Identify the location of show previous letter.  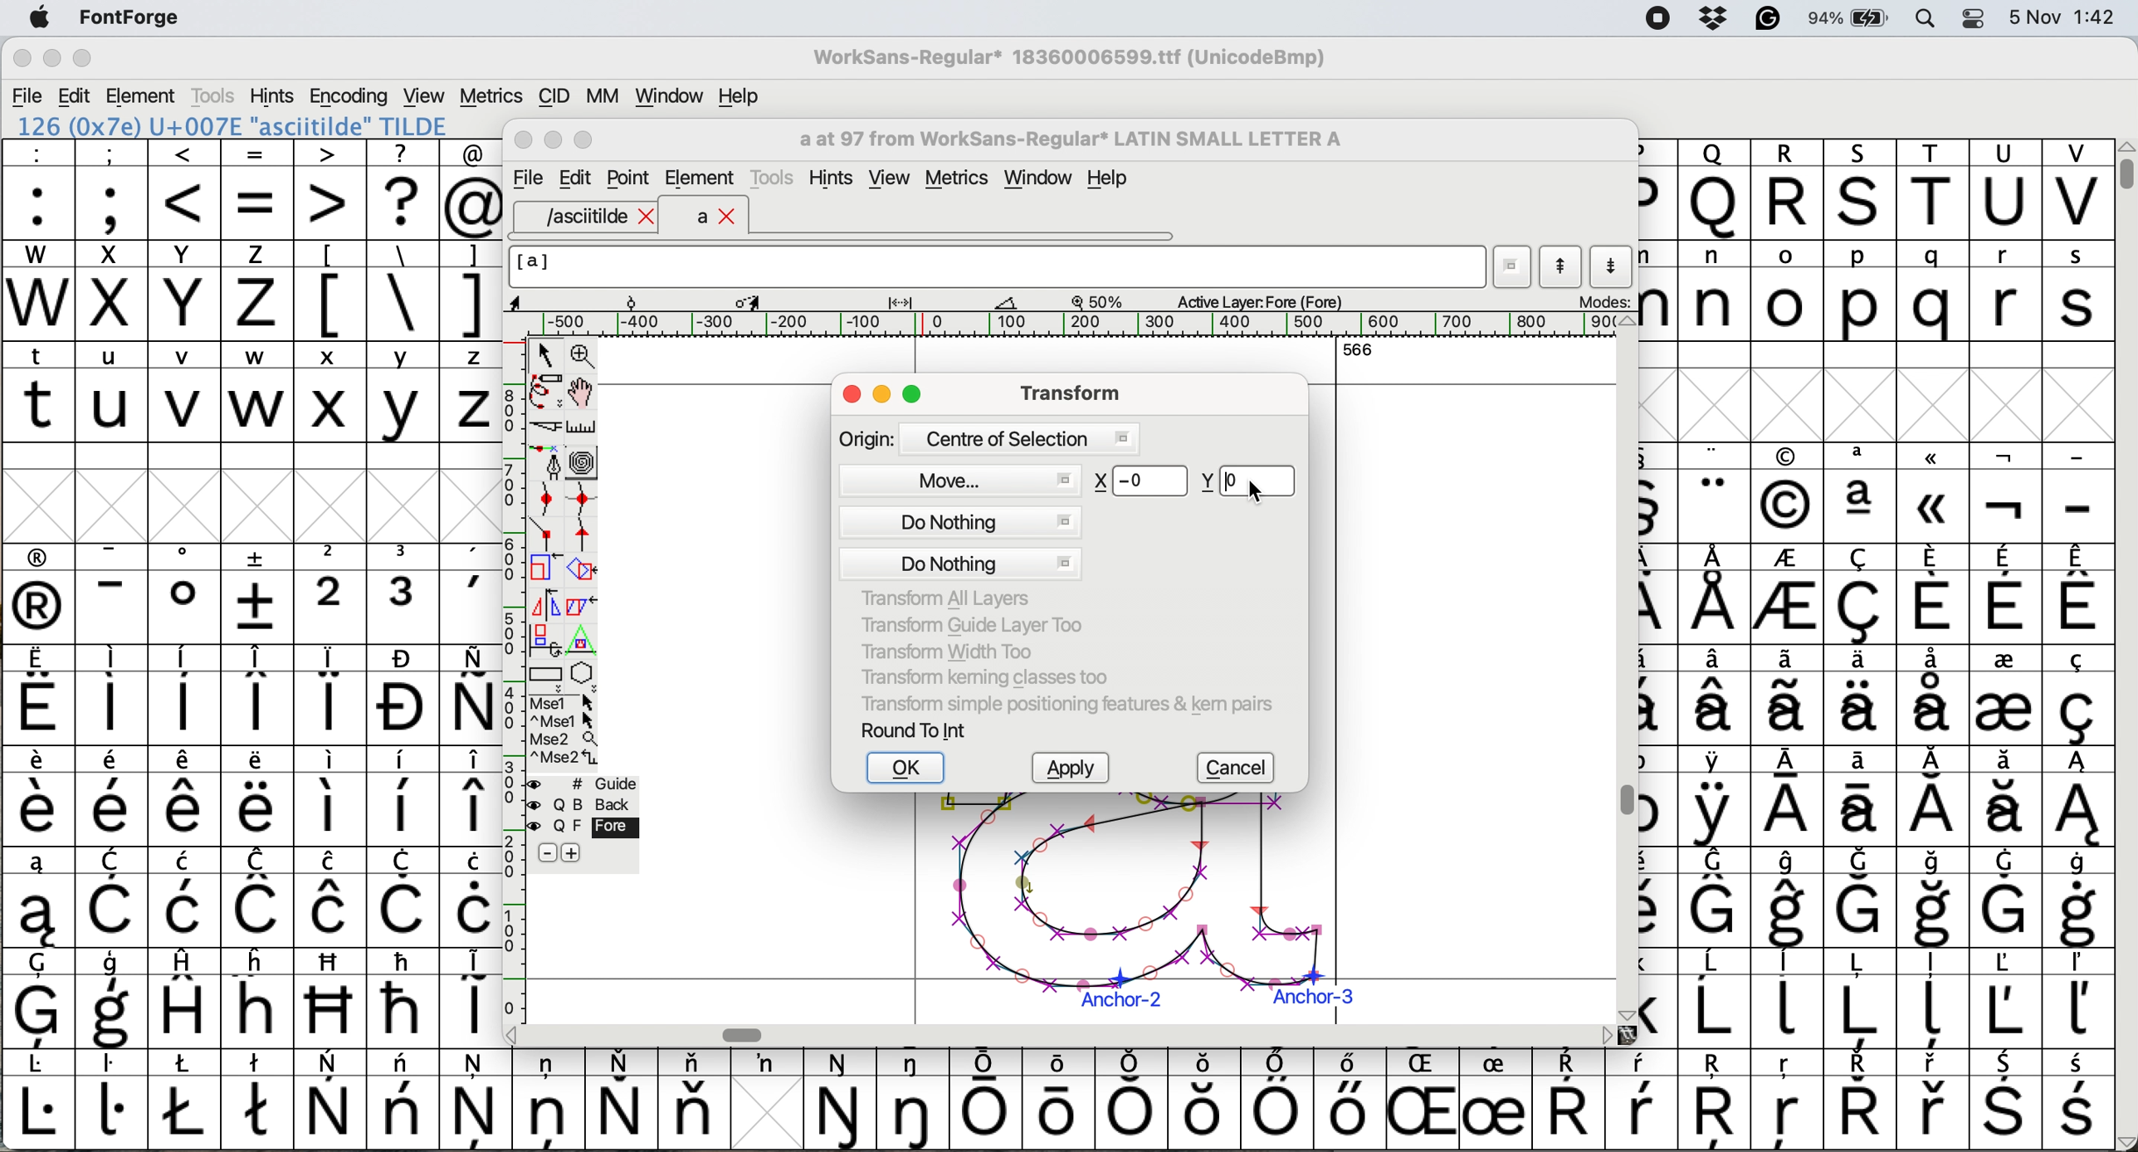
(1561, 266).